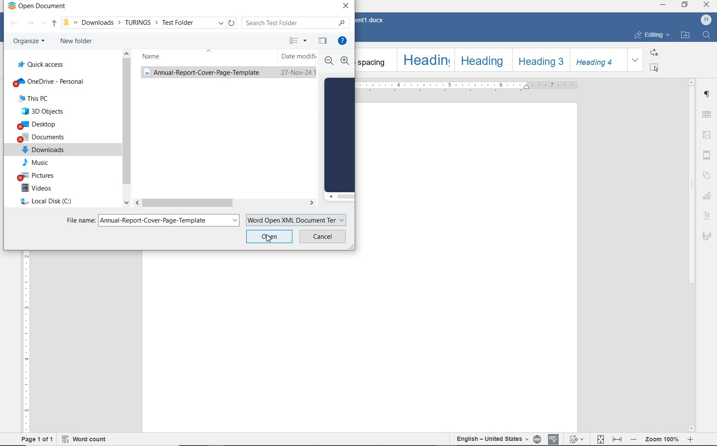 Image resolution: width=717 pixels, height=446 pixels. What do you see at coordinates (707, 217) in the screenshot?
I see `text art` at bounding box center [707, 217].